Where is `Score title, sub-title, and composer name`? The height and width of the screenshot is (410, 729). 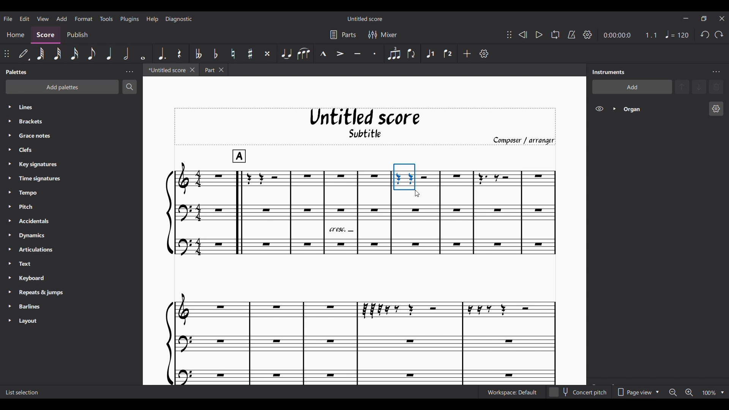 Score title, sub-title, and composer name is located at coordinates (365, 126).